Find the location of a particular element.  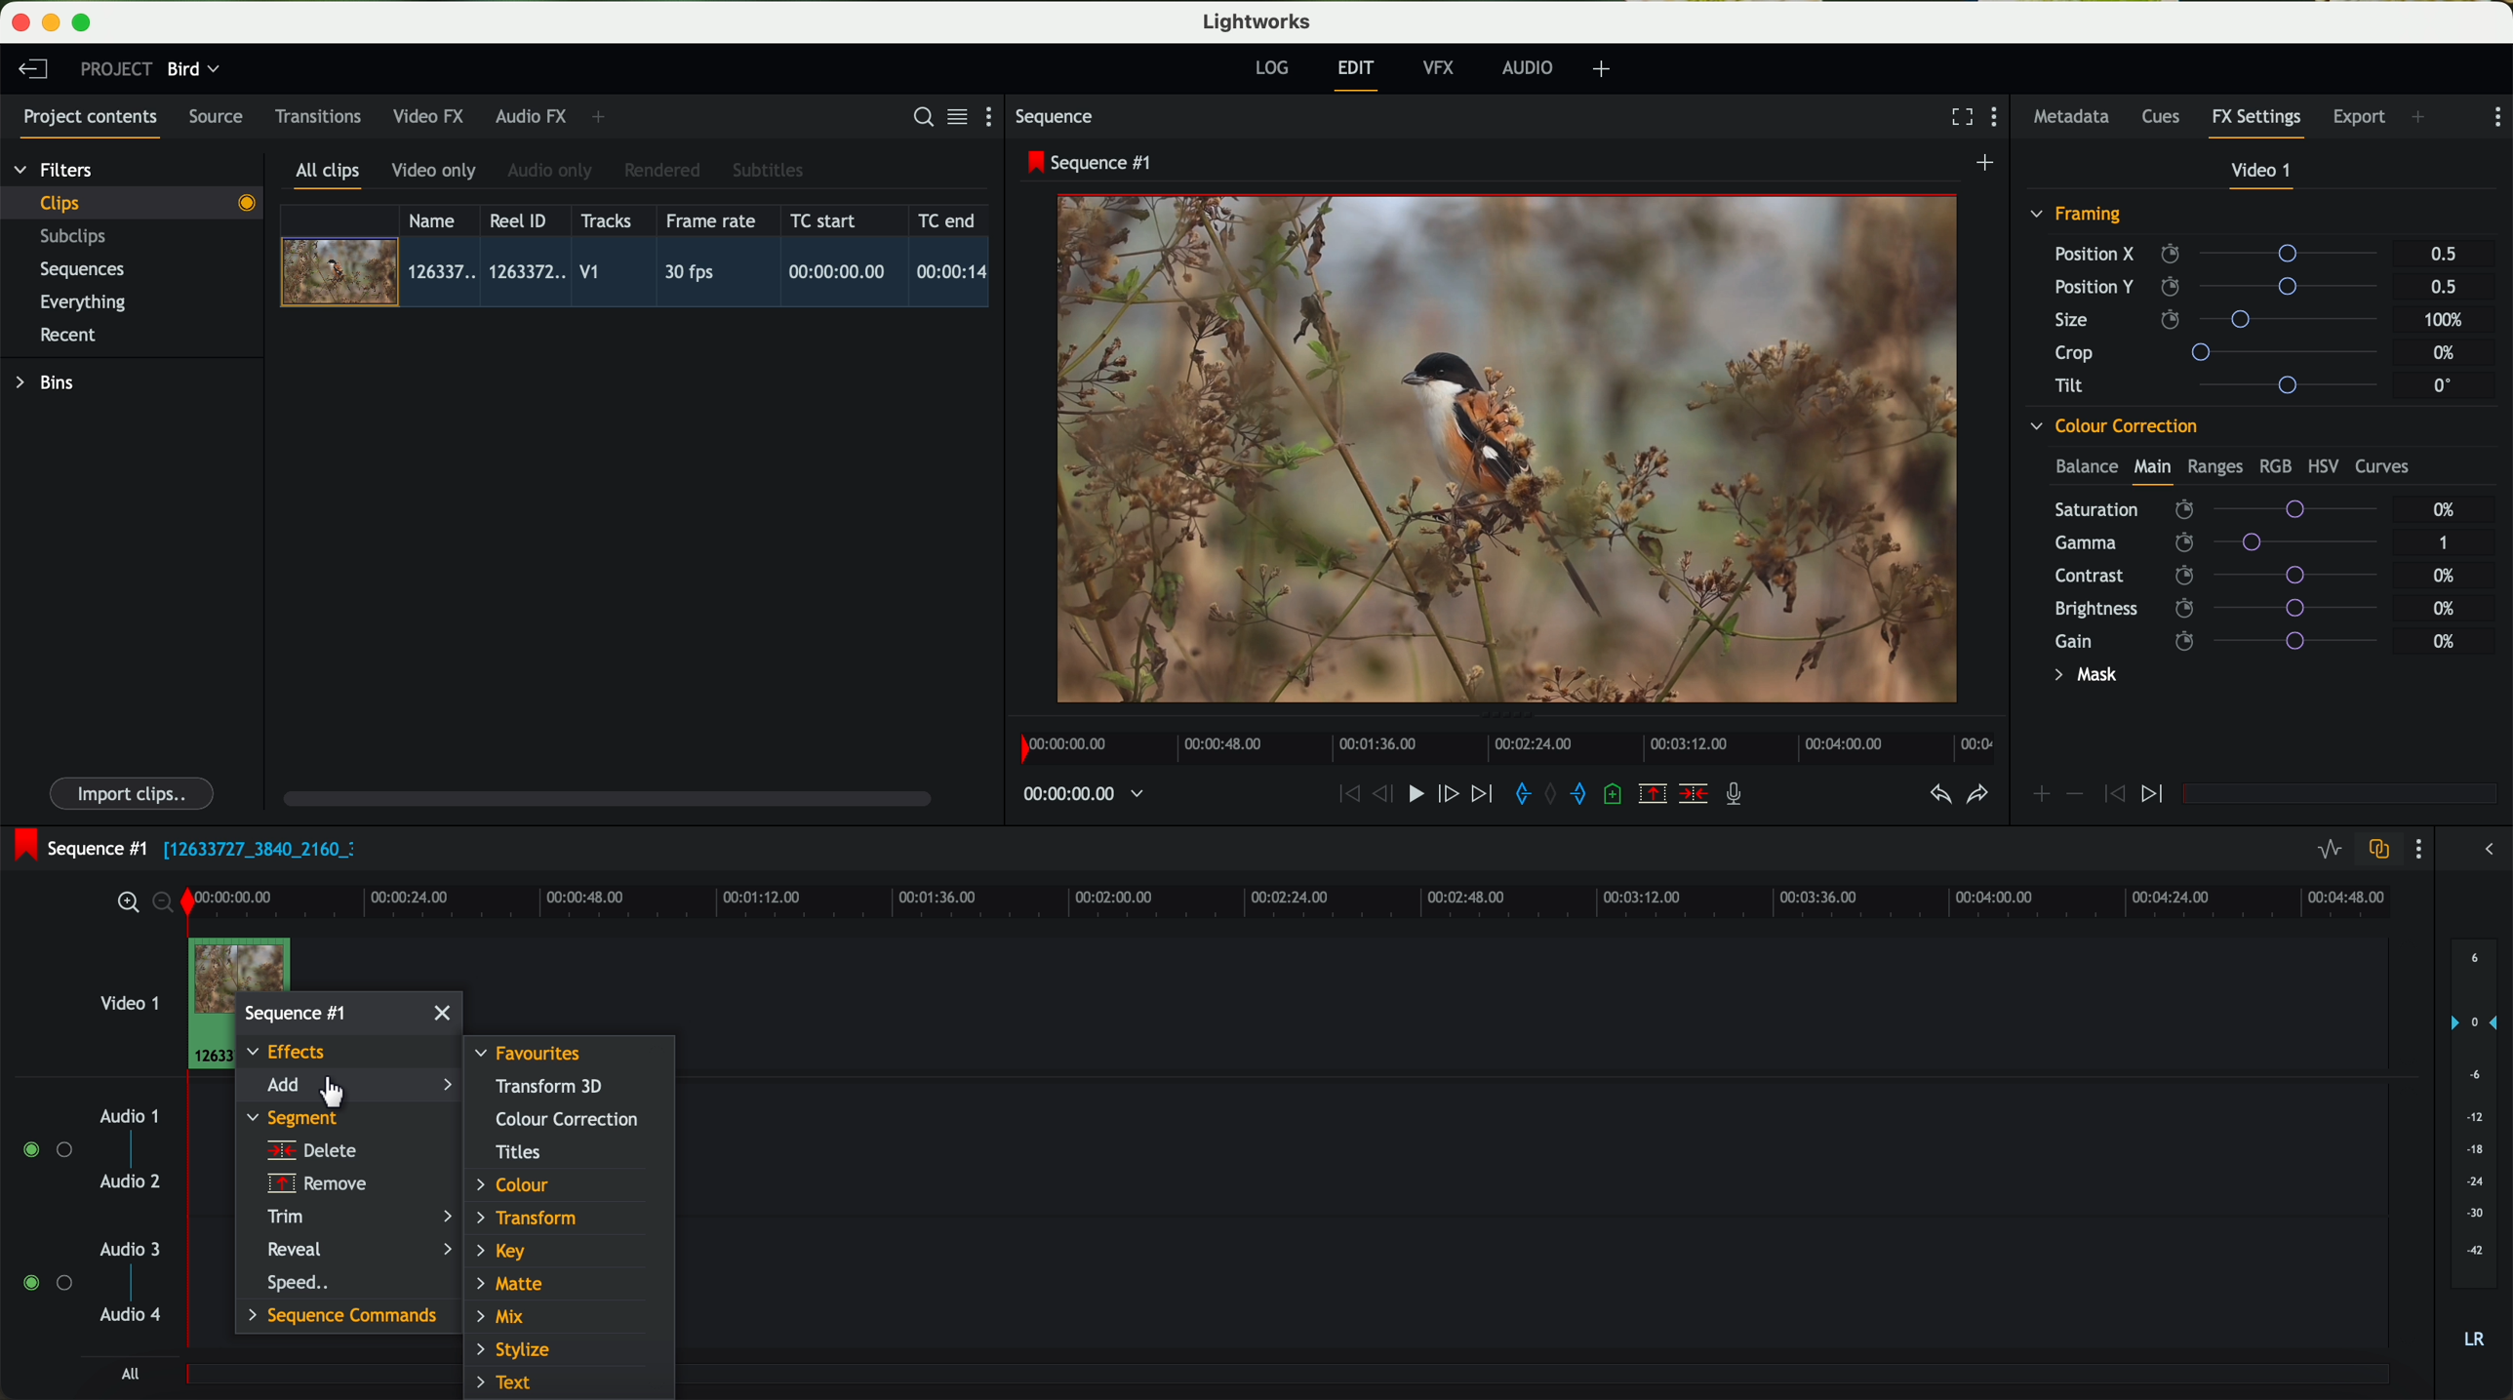

speed is located at coordinates (296, 1283).